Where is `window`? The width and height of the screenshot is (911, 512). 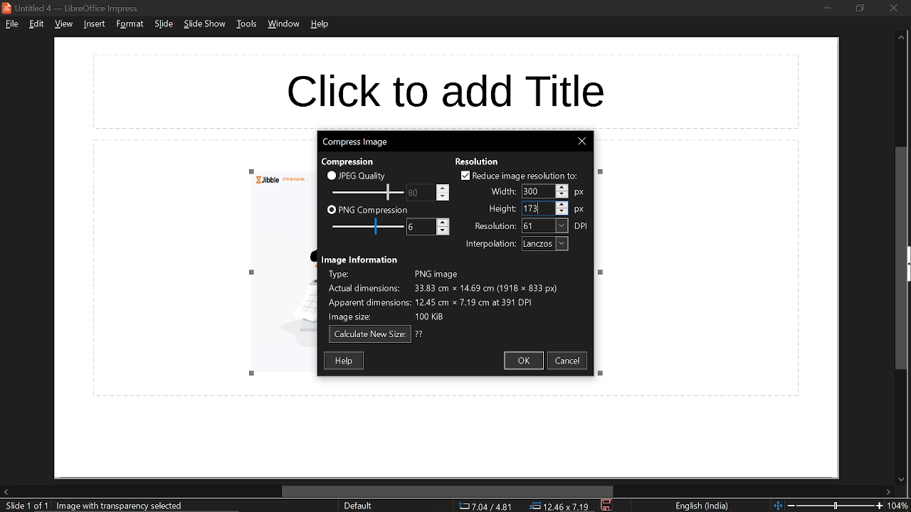
window is located at coordinates (283, 26).